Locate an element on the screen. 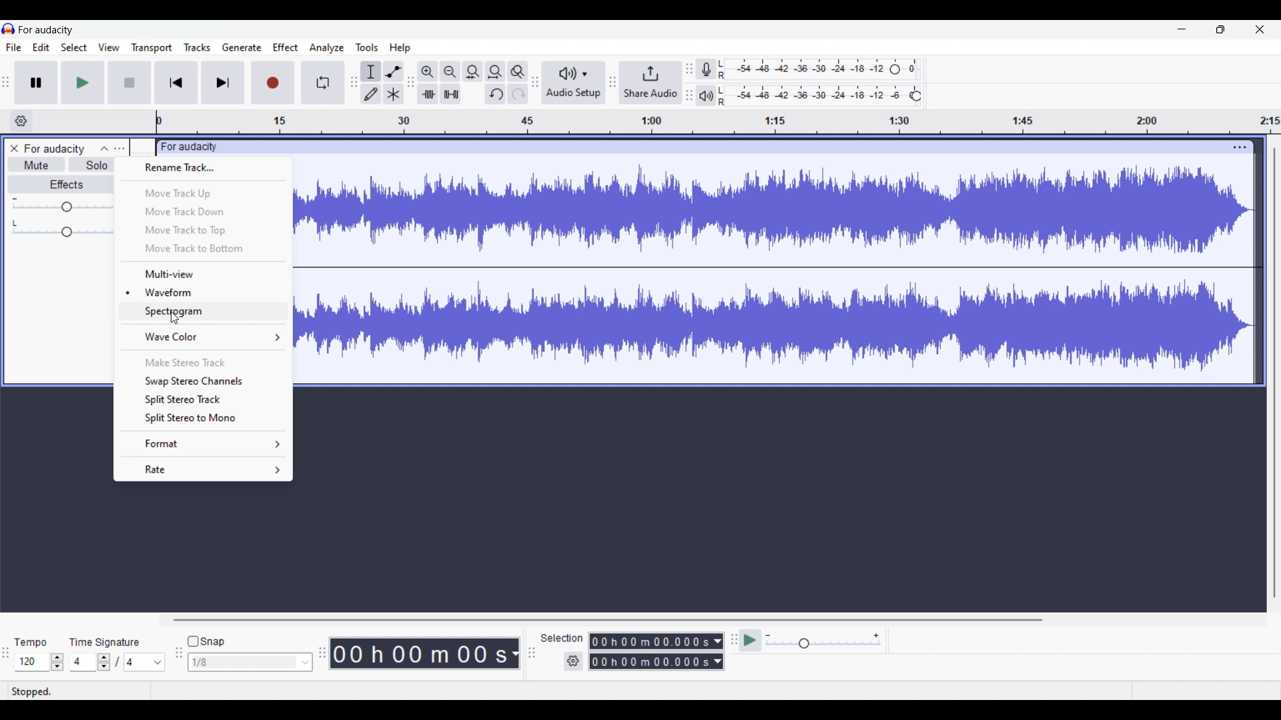 This screenshot has height=720, width=1281. Audio setup is located at coordinates (574, 82).